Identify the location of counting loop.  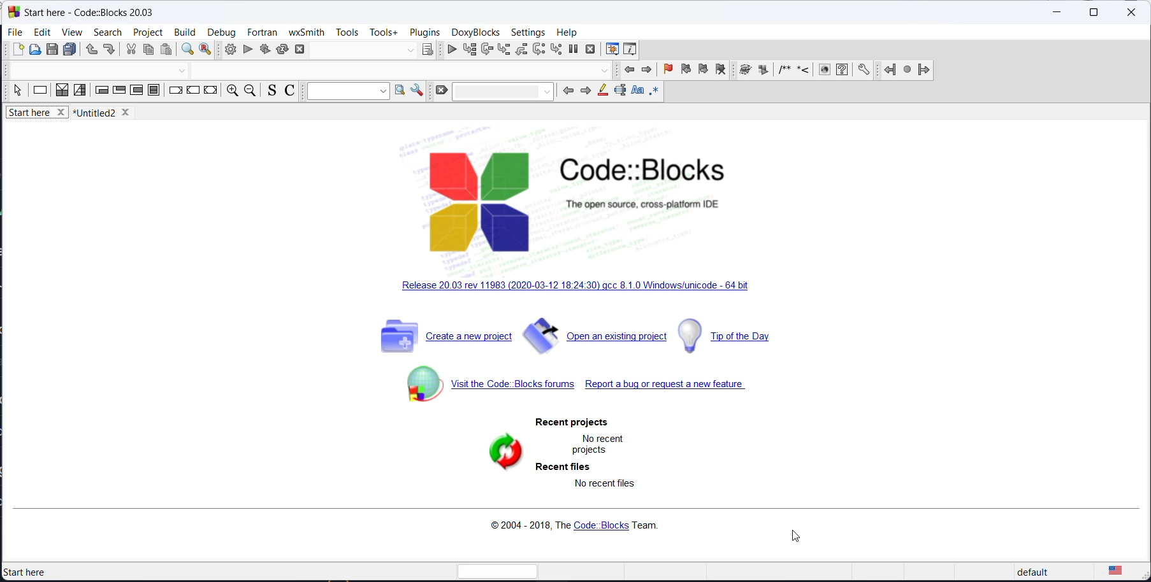
(136, 92).